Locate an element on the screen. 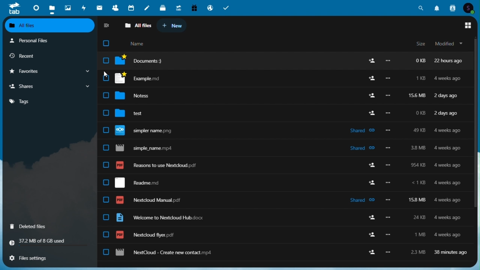  new is located at coordinates (172, 26).